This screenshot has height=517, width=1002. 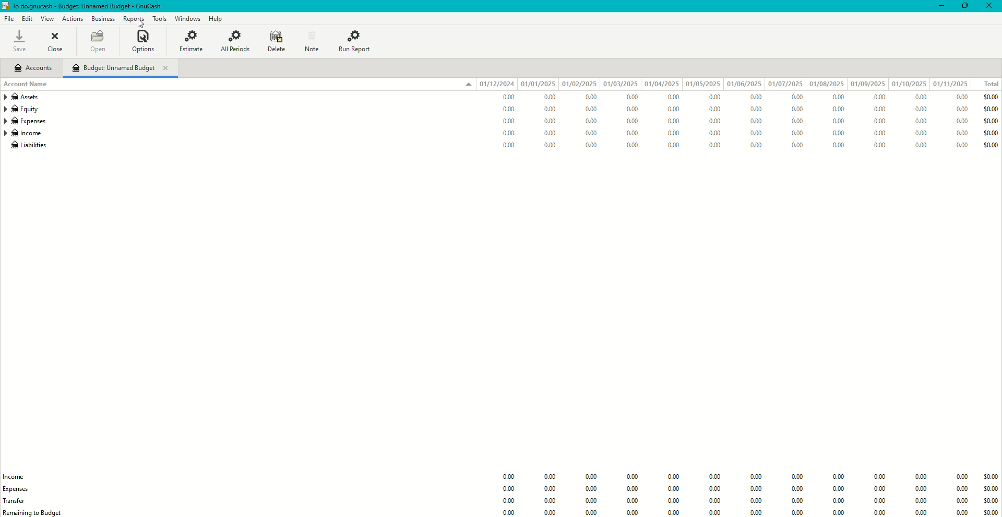 What do you see at coordinates (921, 145) in the screenshot?
I see `0.00` at bounding box center [921, 145].